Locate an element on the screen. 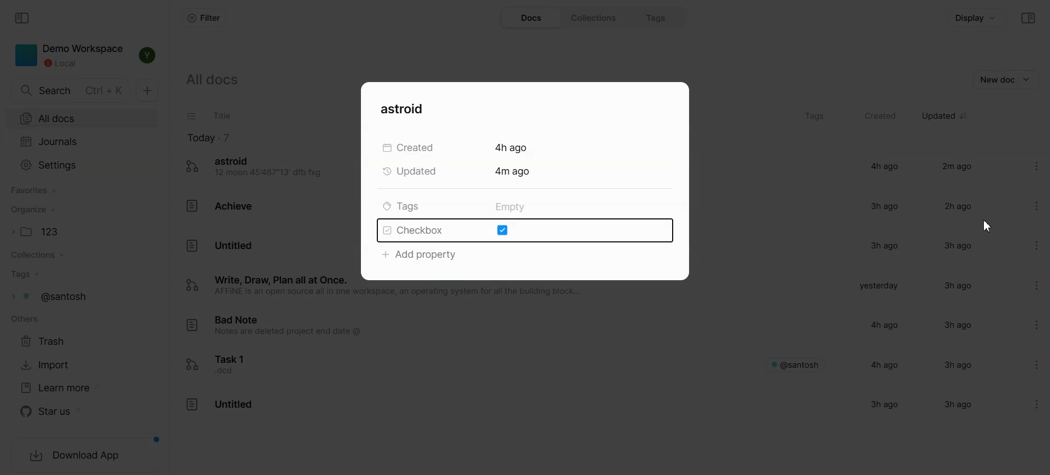 The height and width of the screenshot is (475, 1050). Settings is located at coordinates (1023, 160).